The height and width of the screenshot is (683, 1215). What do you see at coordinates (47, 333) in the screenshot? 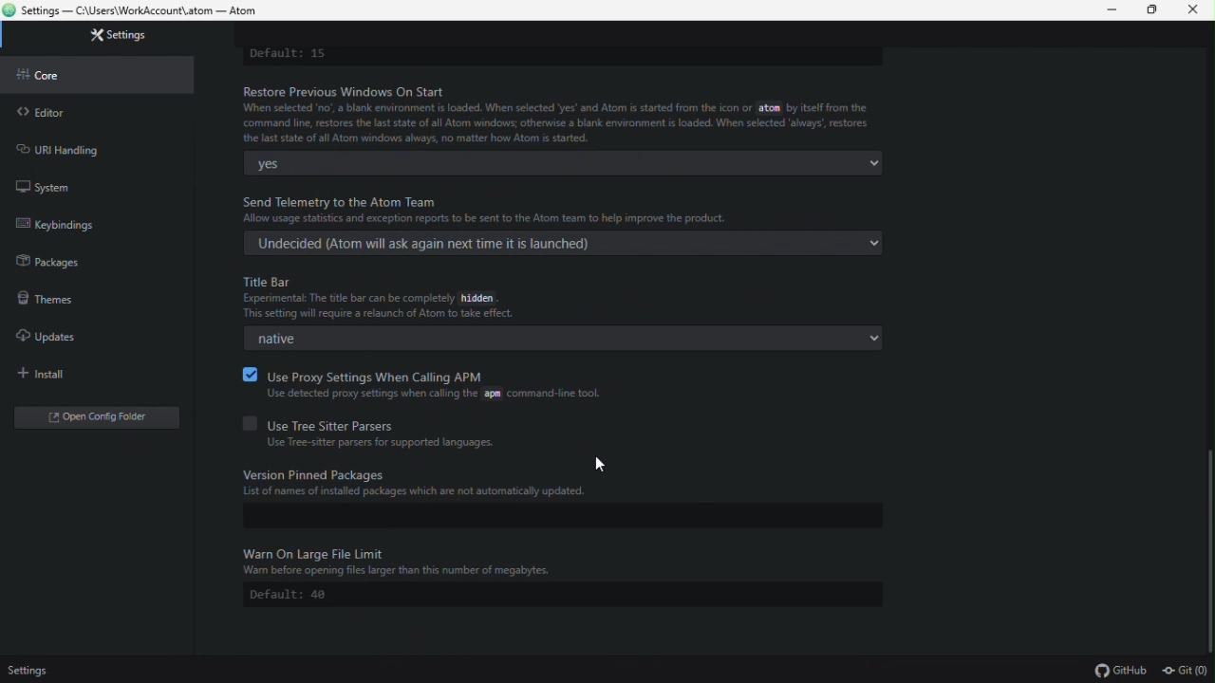
I see `updates` at bounding box center [47, 333].